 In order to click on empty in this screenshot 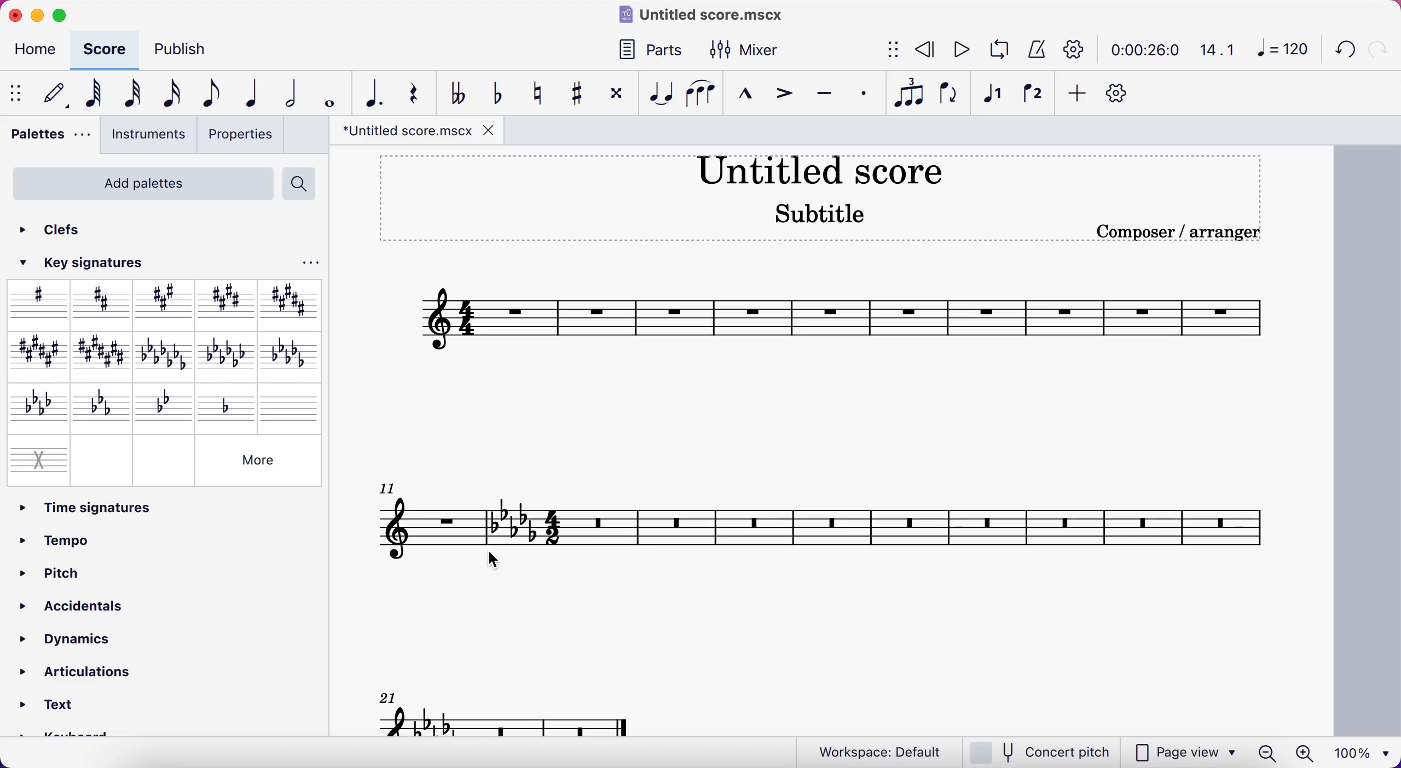, I will do `click(103, 458)`.